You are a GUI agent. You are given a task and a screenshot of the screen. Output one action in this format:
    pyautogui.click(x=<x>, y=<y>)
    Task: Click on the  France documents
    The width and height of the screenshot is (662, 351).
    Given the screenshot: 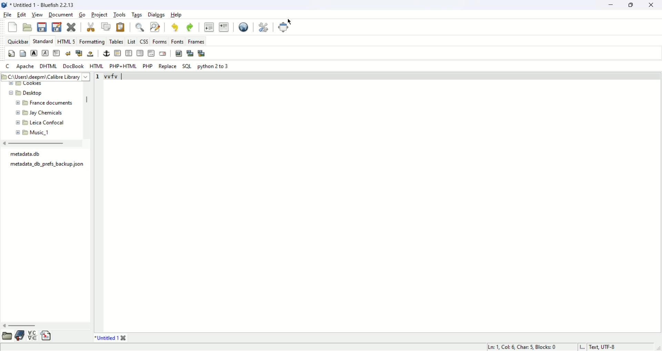 What is the action you would take?
    pyautogui.click(x=50, y=104)
    